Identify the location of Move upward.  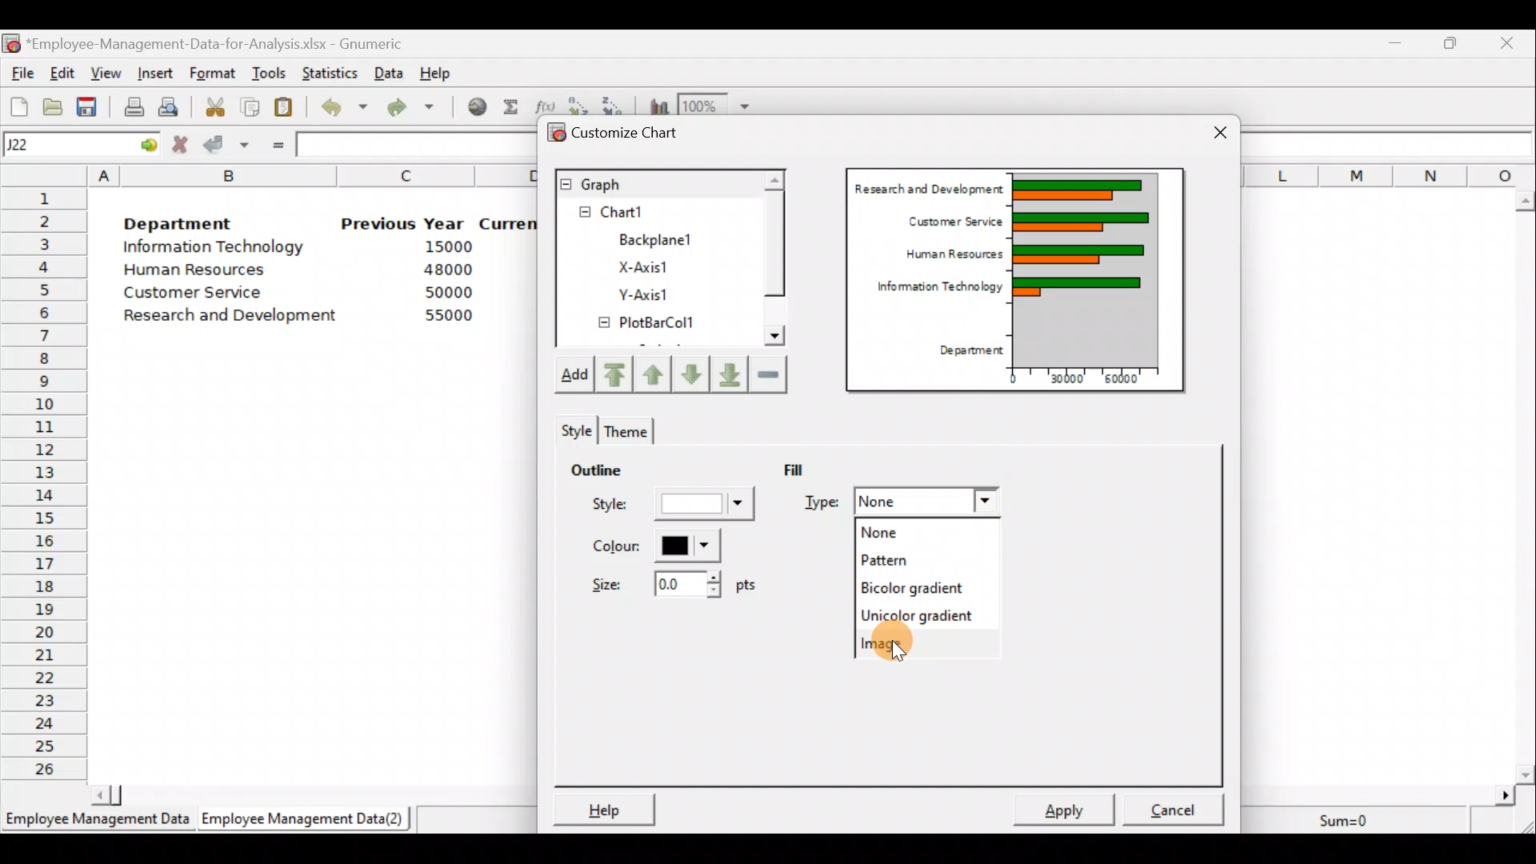
(619, 374).